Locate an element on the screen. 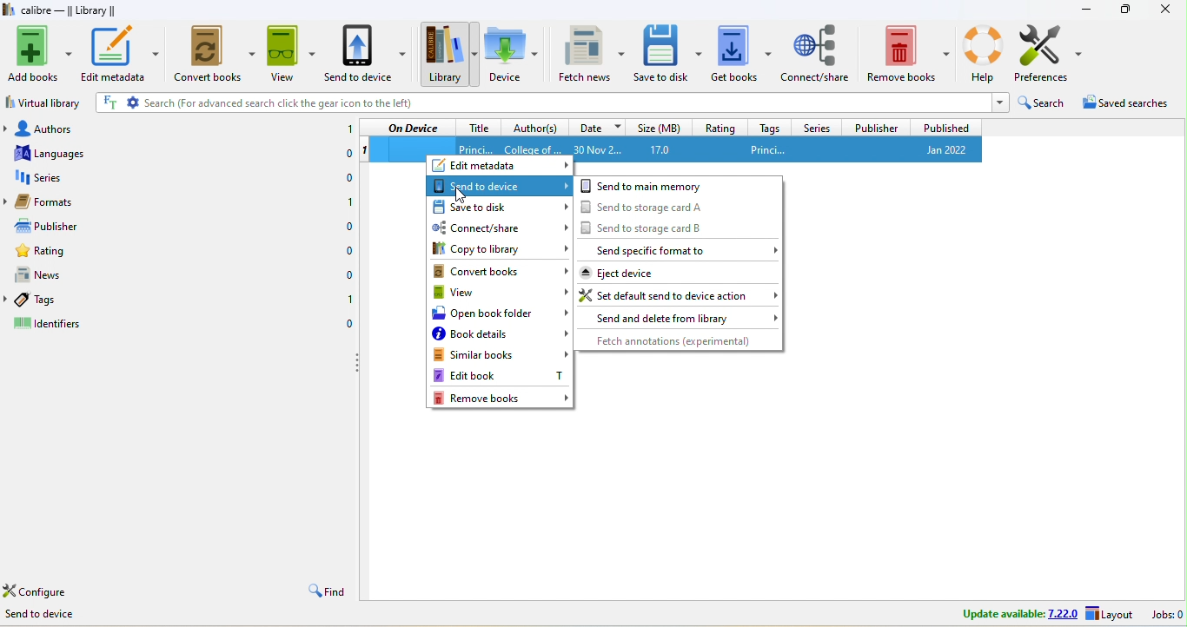  1 is located at coordinates (365, 150).